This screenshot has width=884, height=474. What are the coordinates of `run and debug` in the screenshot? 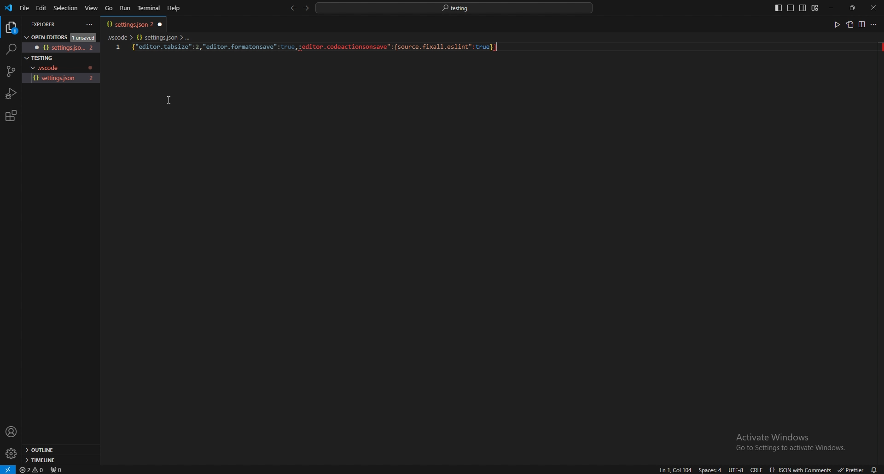 It's located at (12, 93).